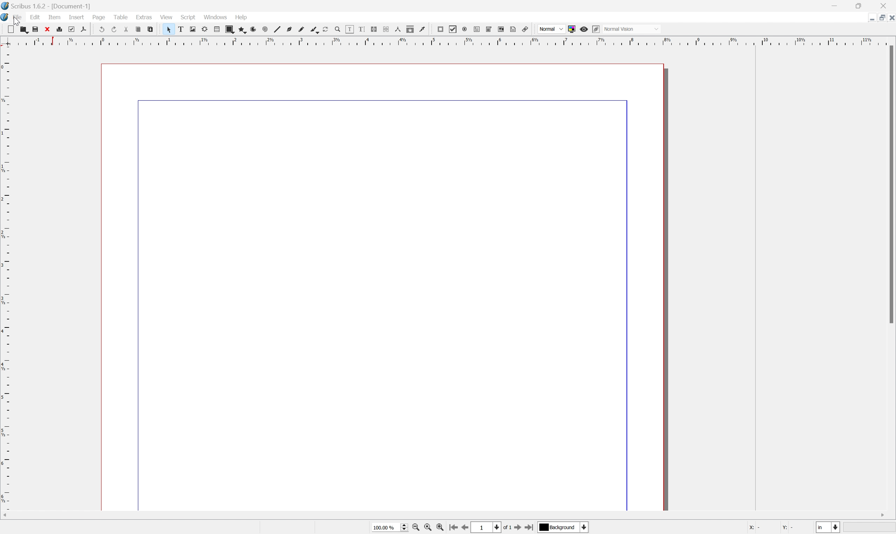 The width and height of the screenshot is (896, 534). I want to click on Restore down, so click(878, 17).